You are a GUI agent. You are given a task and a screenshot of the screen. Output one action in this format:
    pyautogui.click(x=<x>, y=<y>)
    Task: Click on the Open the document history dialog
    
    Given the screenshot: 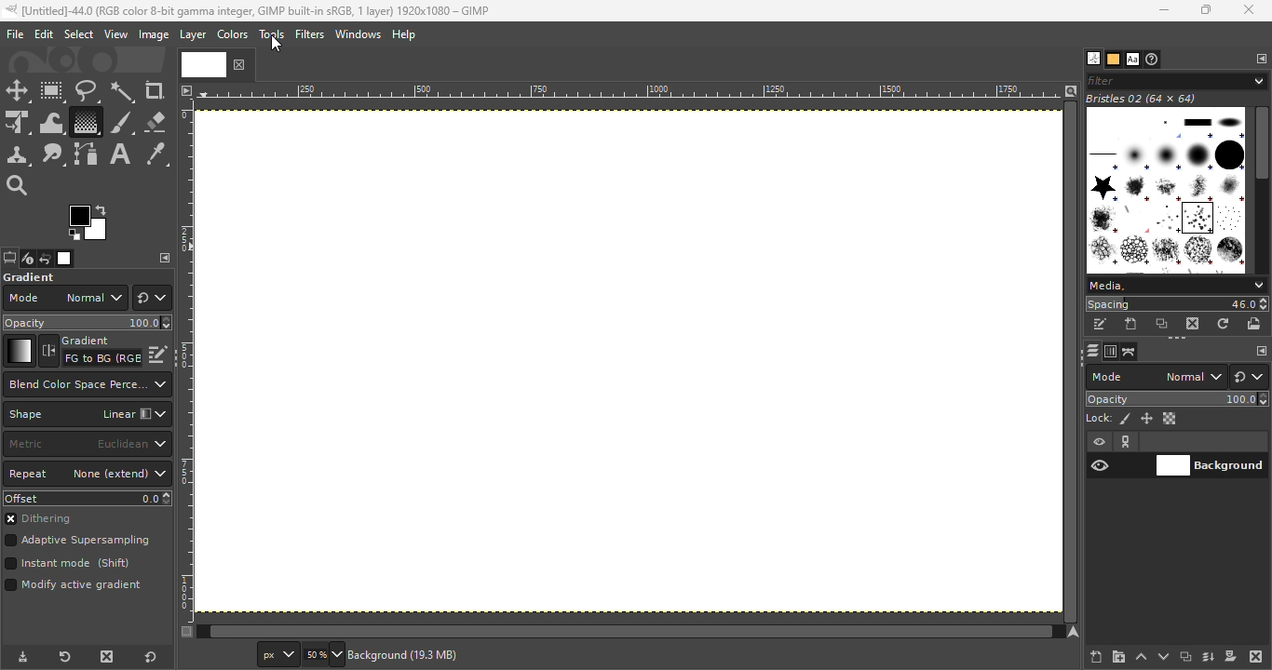 What is the action you would take?
    pyautogui.click(x=1154, y=60)
    